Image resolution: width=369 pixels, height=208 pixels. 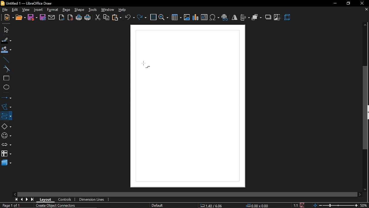 I want to click on next page, so click(x=27, y=199).